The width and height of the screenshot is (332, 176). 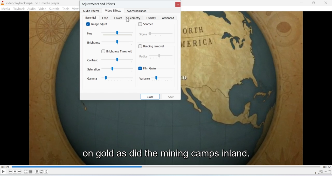 What do you see at coordinates (20, 172) in the screenshot?
I see `Seek forward` at bounding box center [20, 172].